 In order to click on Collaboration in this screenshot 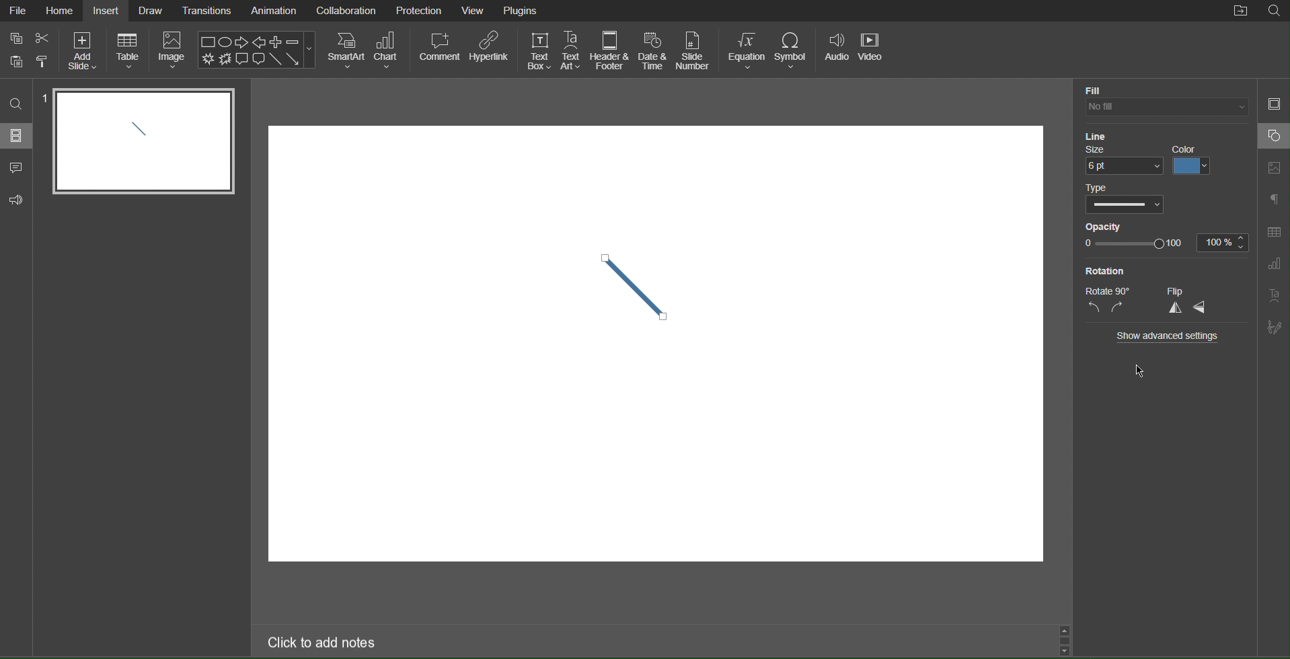, I will do `click(344, 11)`.